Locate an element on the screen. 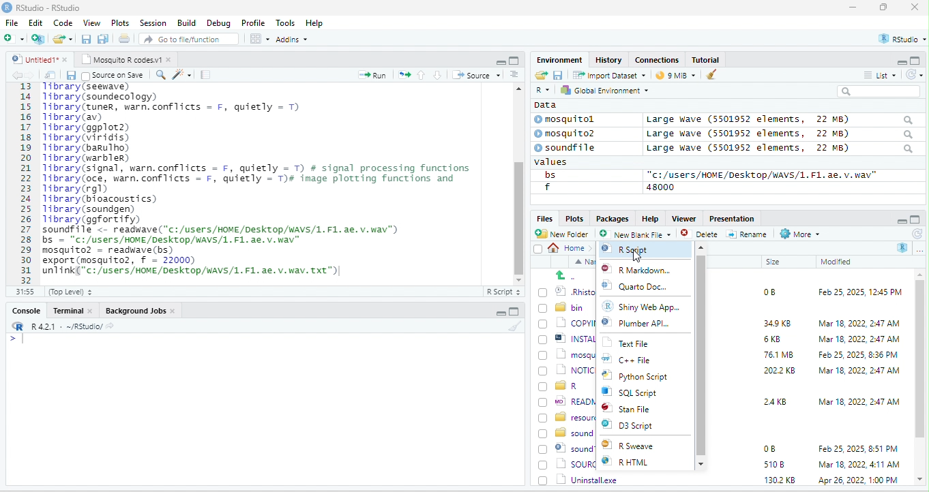  scroll bar is located at coordinates (702, 354).